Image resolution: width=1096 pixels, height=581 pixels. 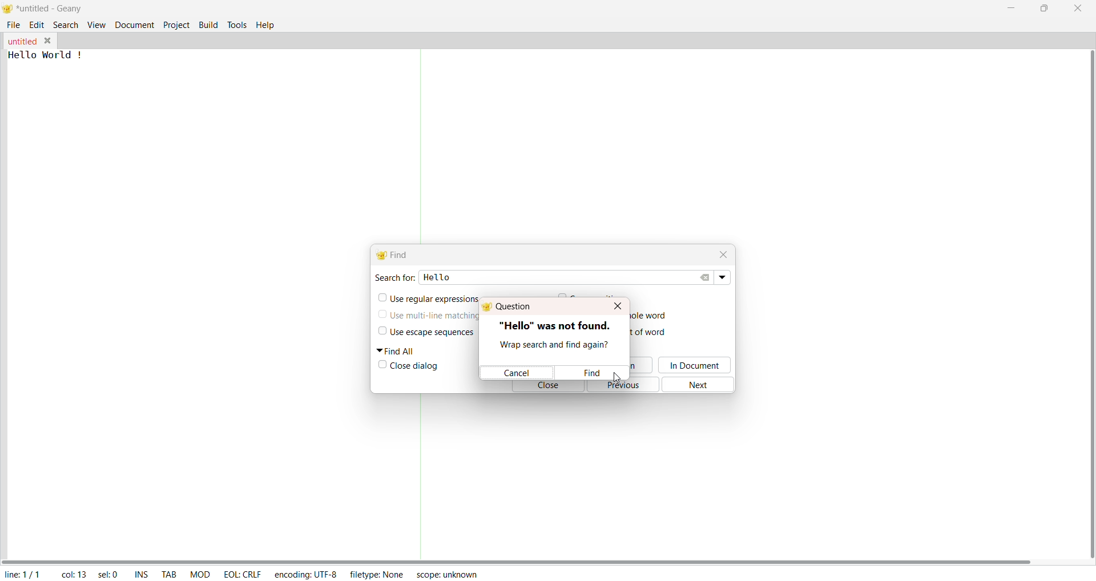 I want to click on Hello, so click(x=444, y=279).